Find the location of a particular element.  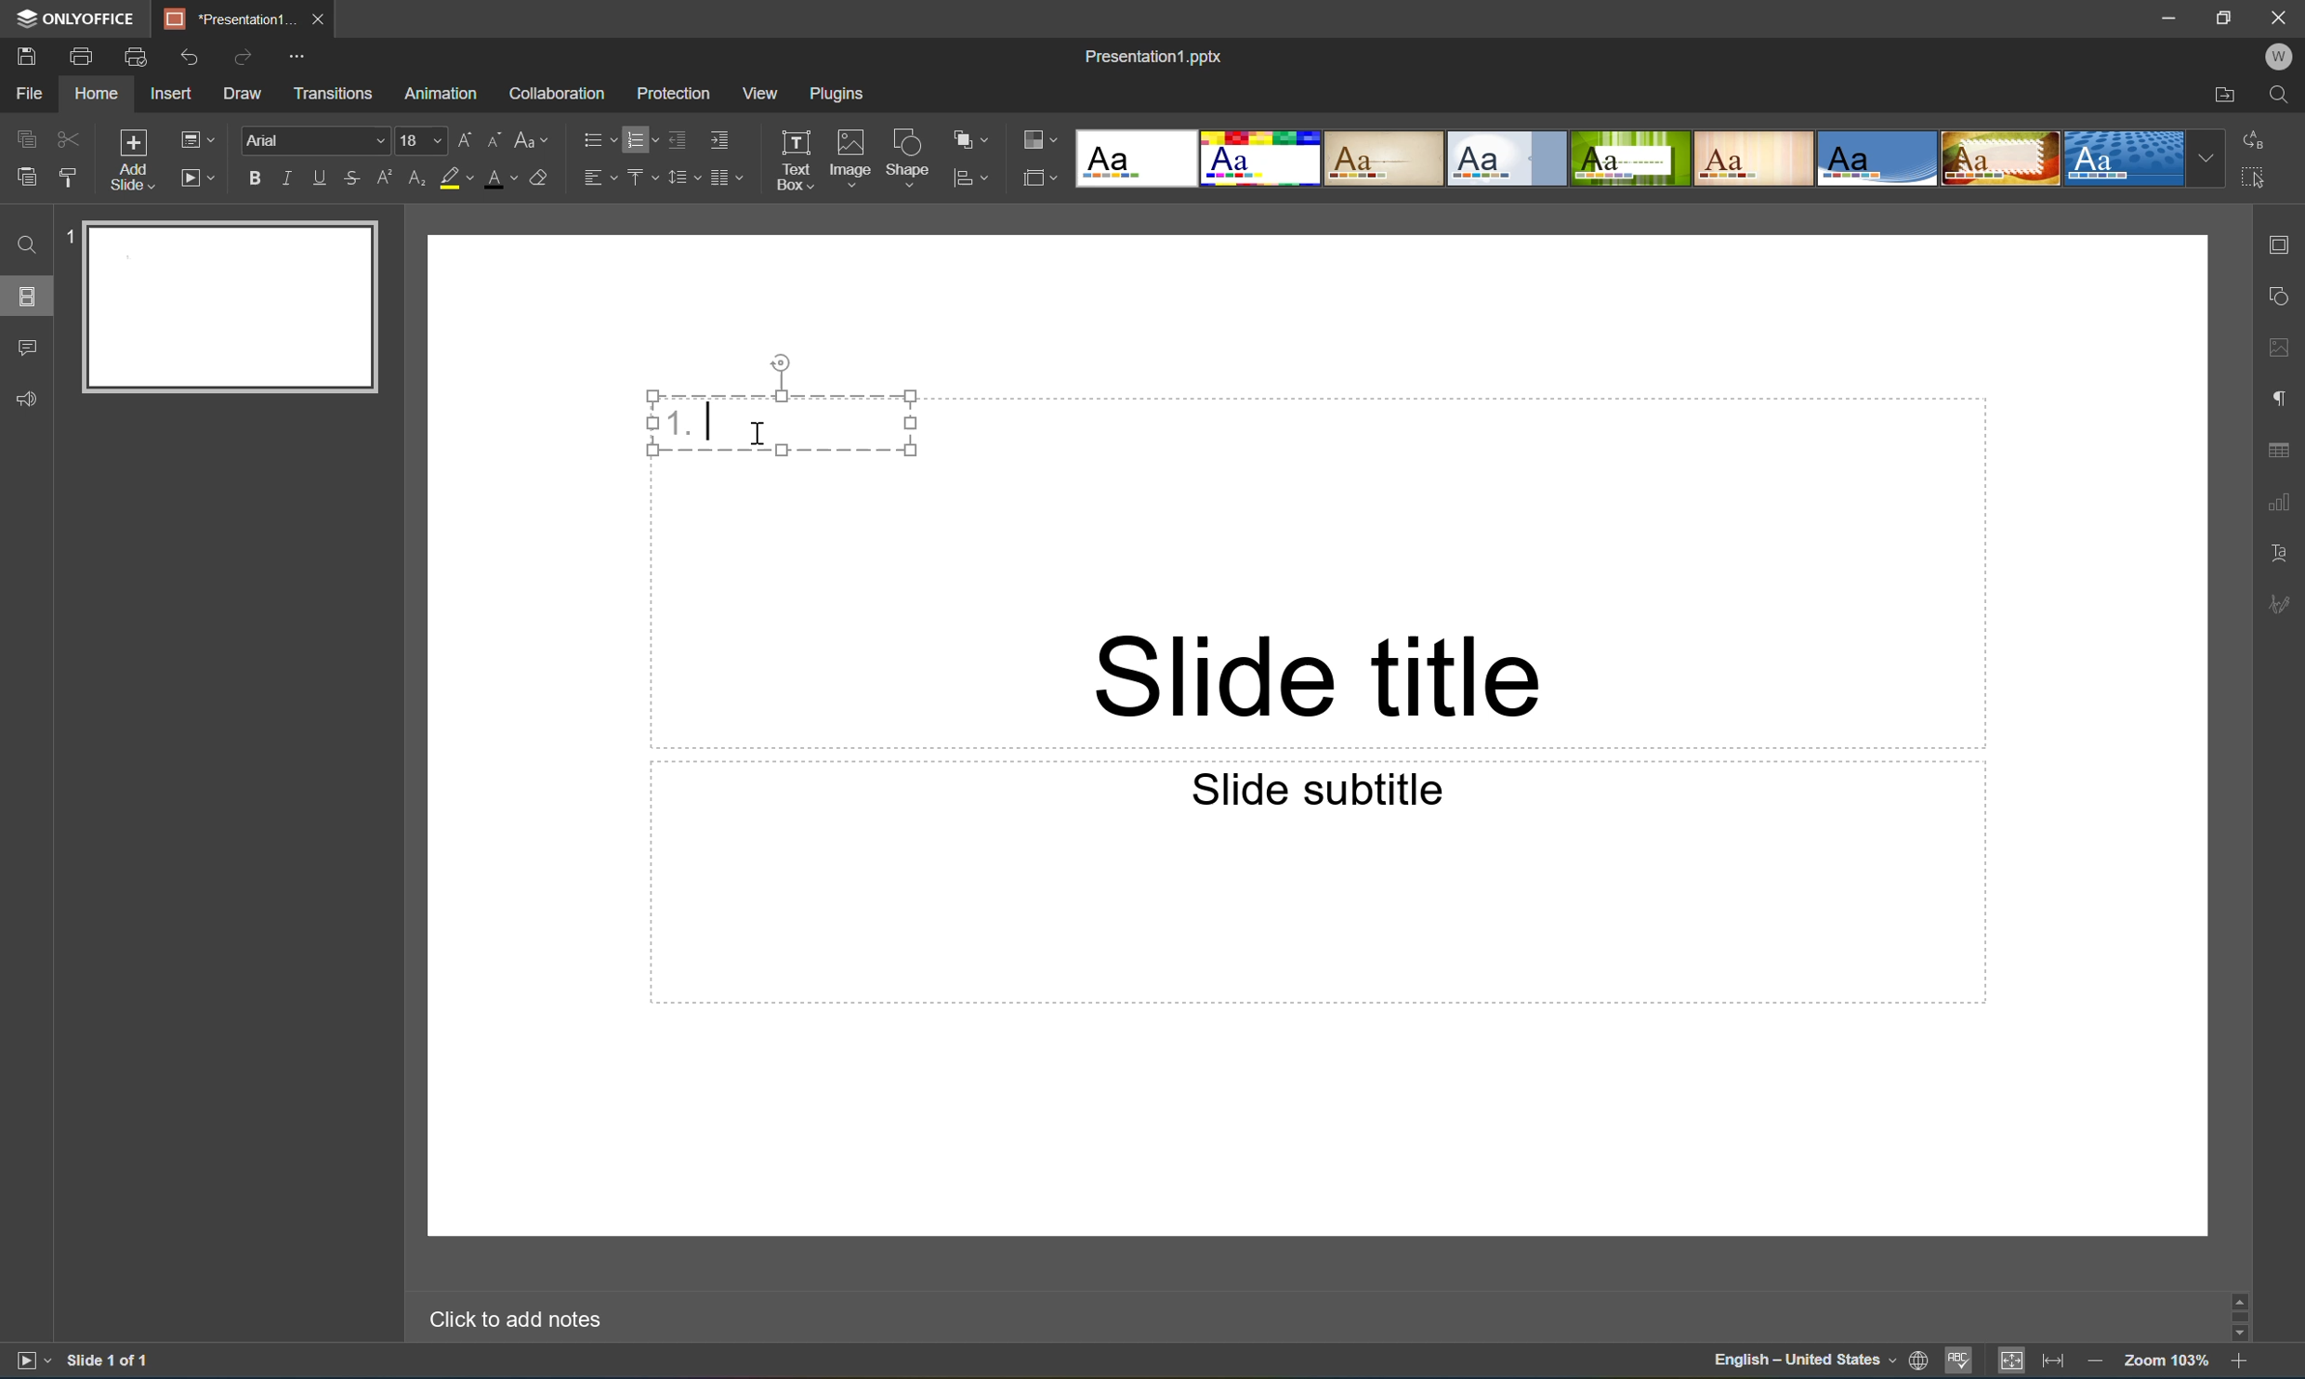

File is located at coordinates (35, 92).